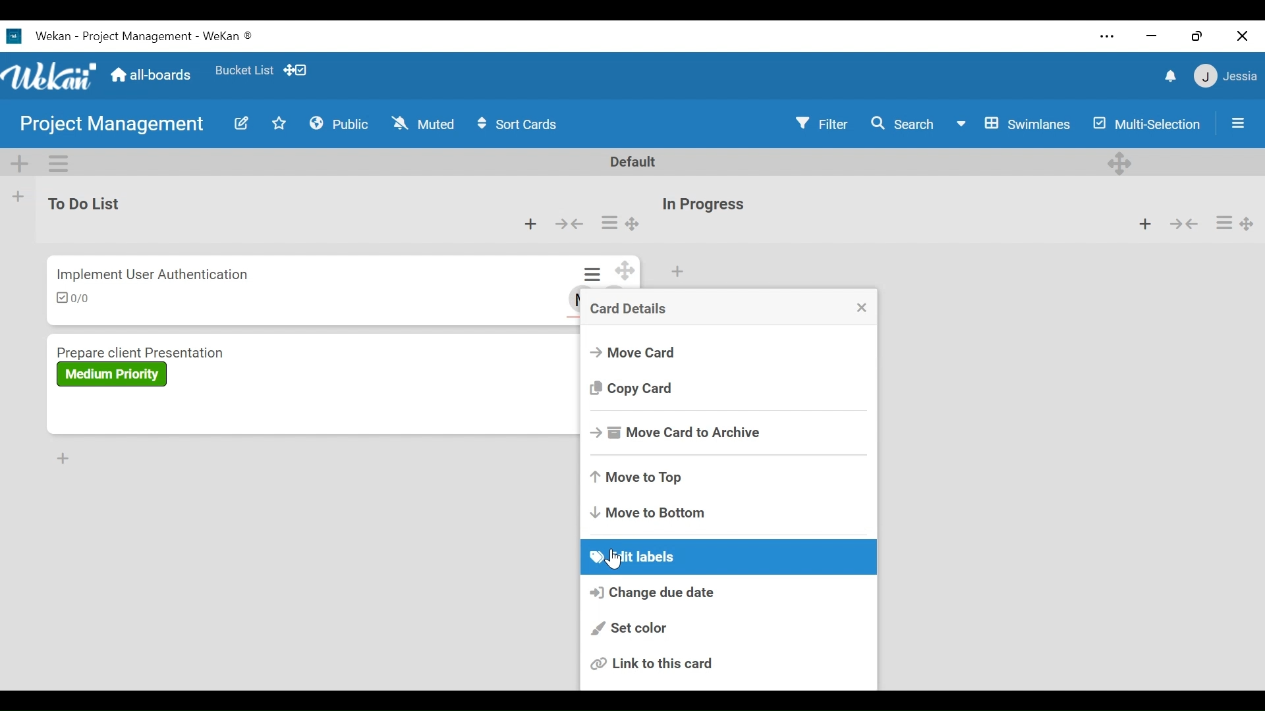  I want to click on Default, so click(635, 161).